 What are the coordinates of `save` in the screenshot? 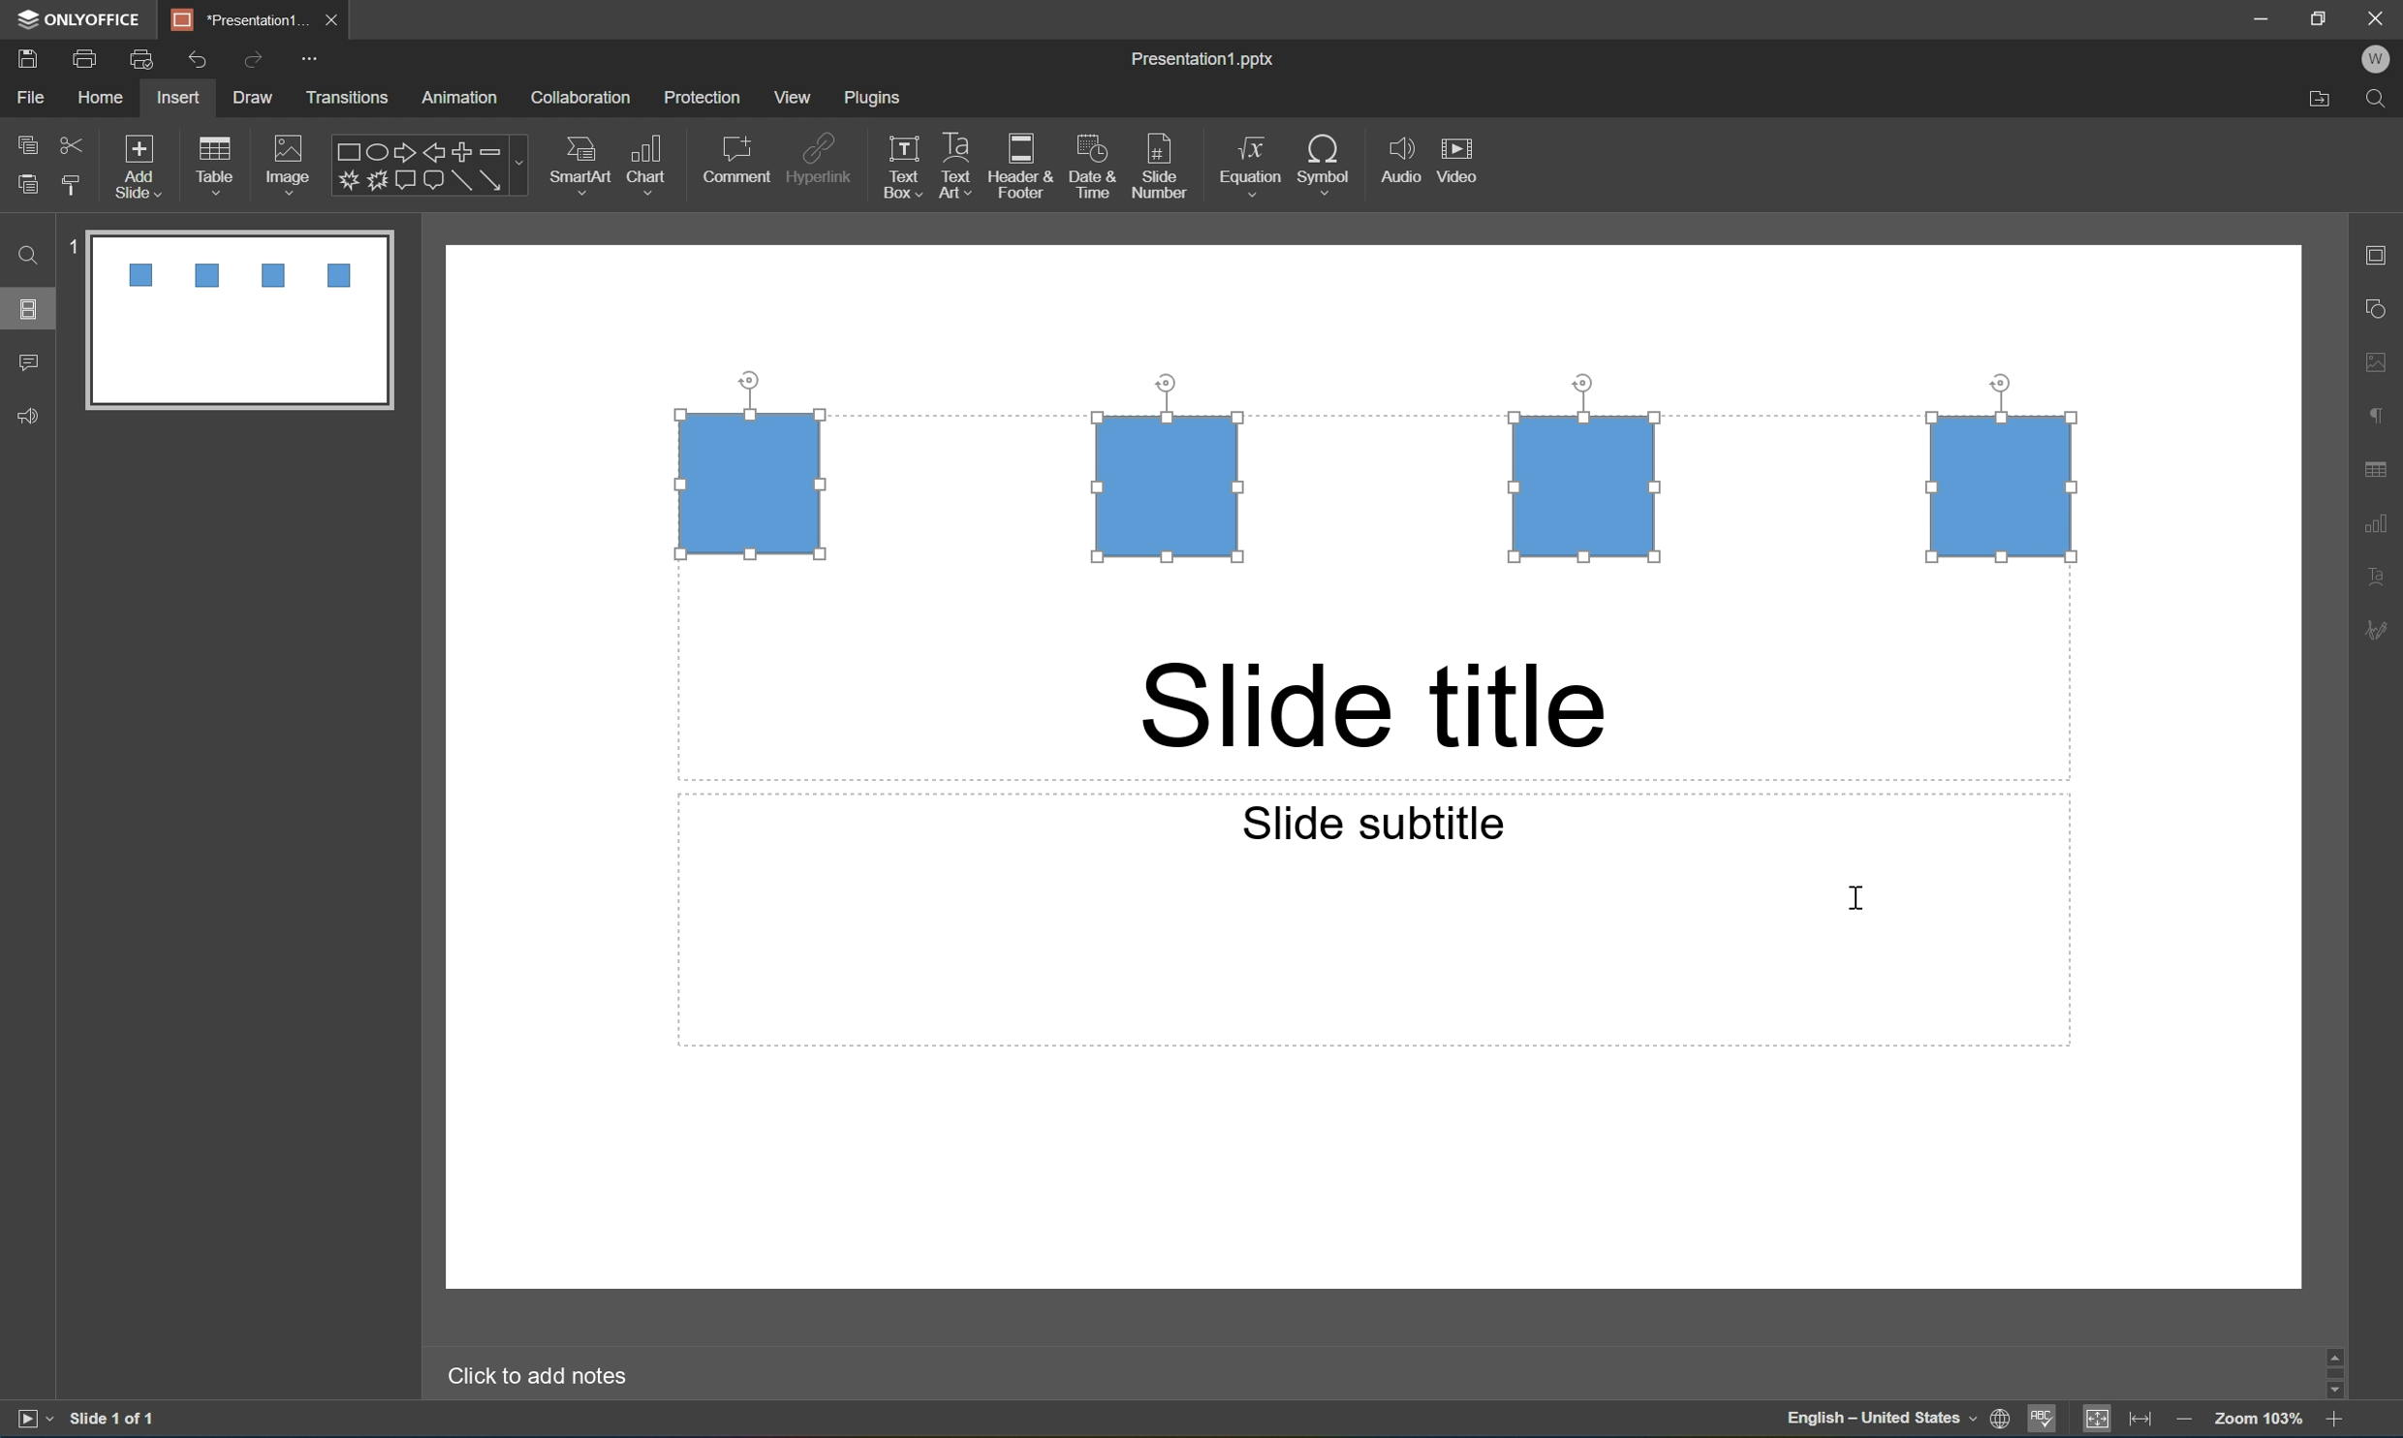 It's located at (24, 56).